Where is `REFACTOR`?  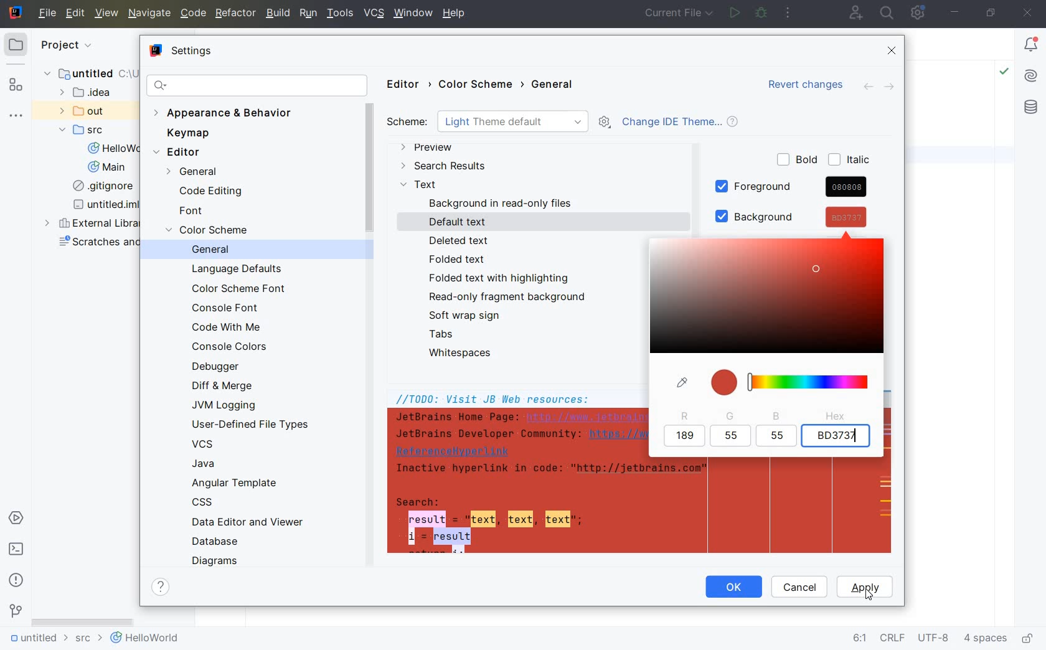
REFACTOR is located at coordinates (234, 15).